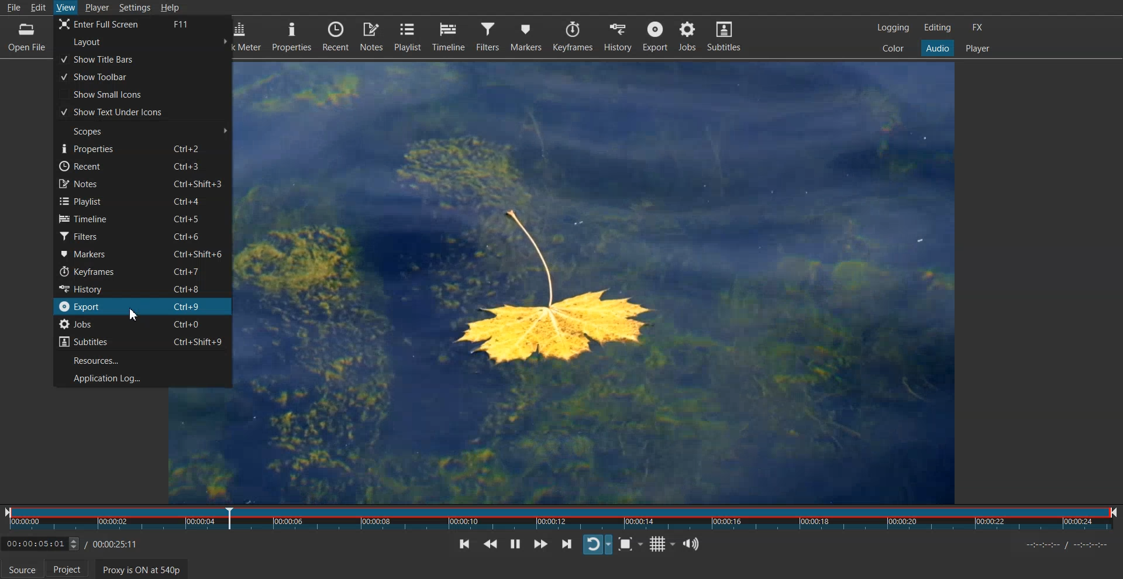 This screenshot has height=579, width=1123. What do you see at coordinates (894, 27) in the screenshot?
I see `Logging` at bounding box center [894, 27].